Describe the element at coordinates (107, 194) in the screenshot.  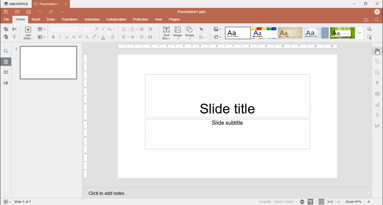
I see `click to add notes` at that location.